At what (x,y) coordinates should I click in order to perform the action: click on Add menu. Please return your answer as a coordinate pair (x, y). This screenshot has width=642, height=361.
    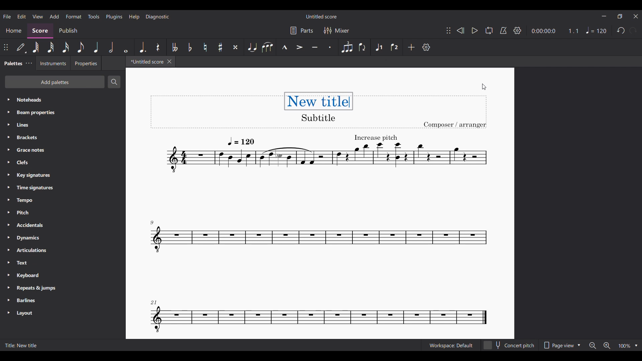
    Looking at the image, I should click on (54, 16).